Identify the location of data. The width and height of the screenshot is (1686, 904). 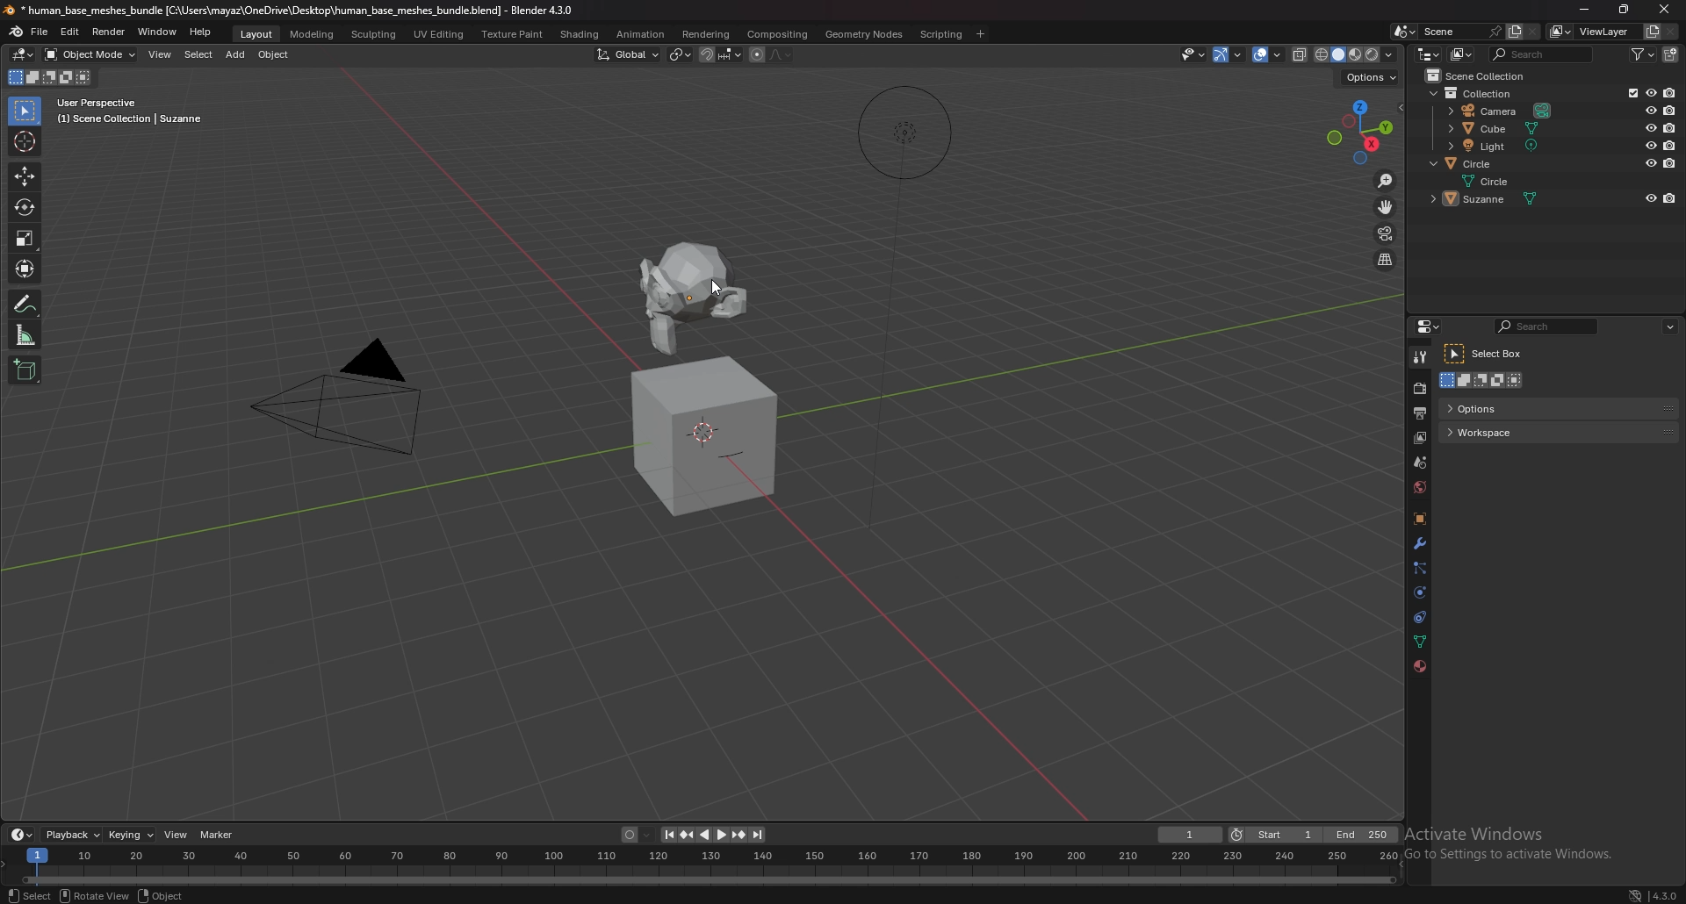
(1421, 642).